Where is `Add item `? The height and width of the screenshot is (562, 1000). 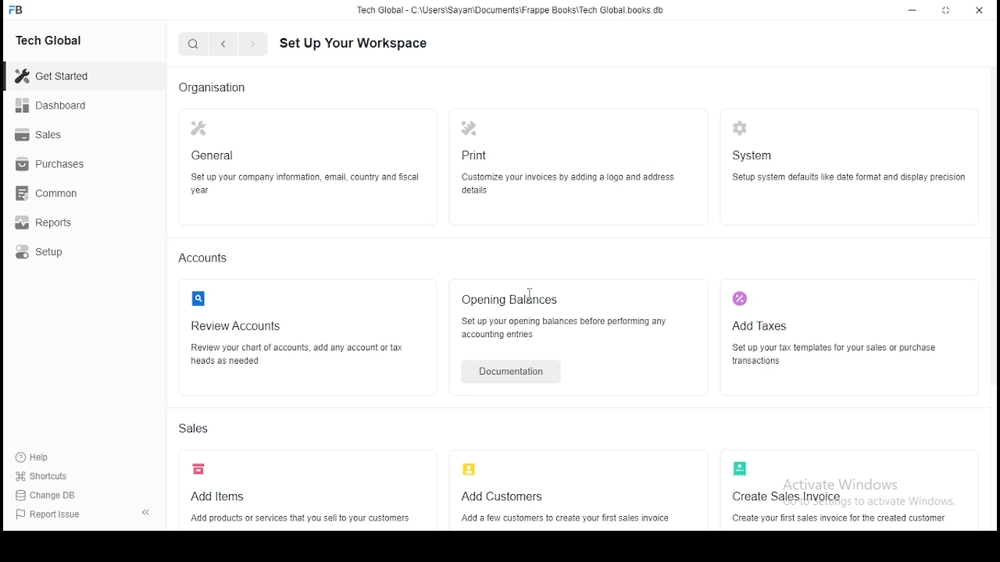
Add item  is located at coordinates (305, 494).